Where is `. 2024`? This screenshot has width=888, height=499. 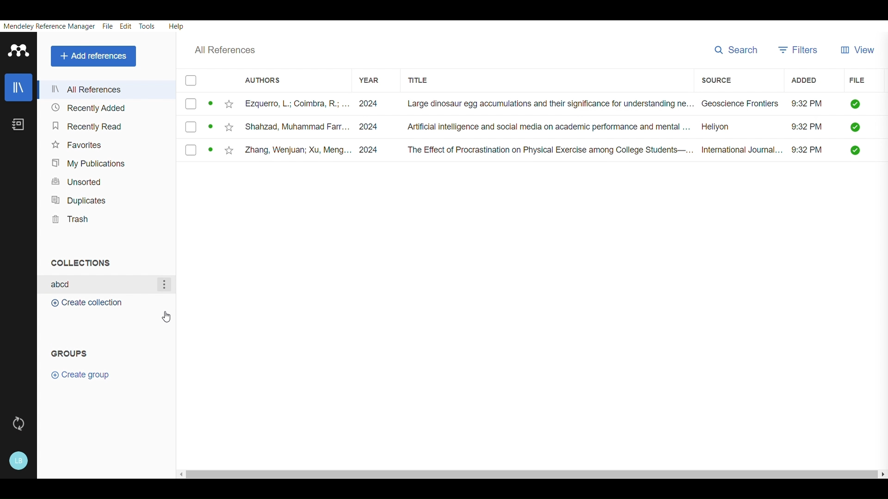
. 2024 is located at coordinates (369, 103).